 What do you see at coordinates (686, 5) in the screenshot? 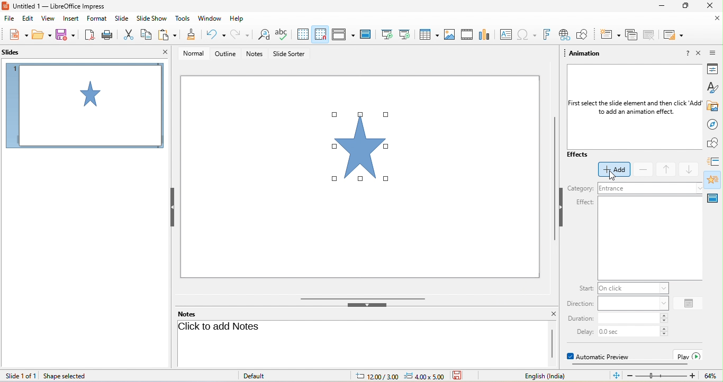
I see `maximize` at bounding box center [686, 5].